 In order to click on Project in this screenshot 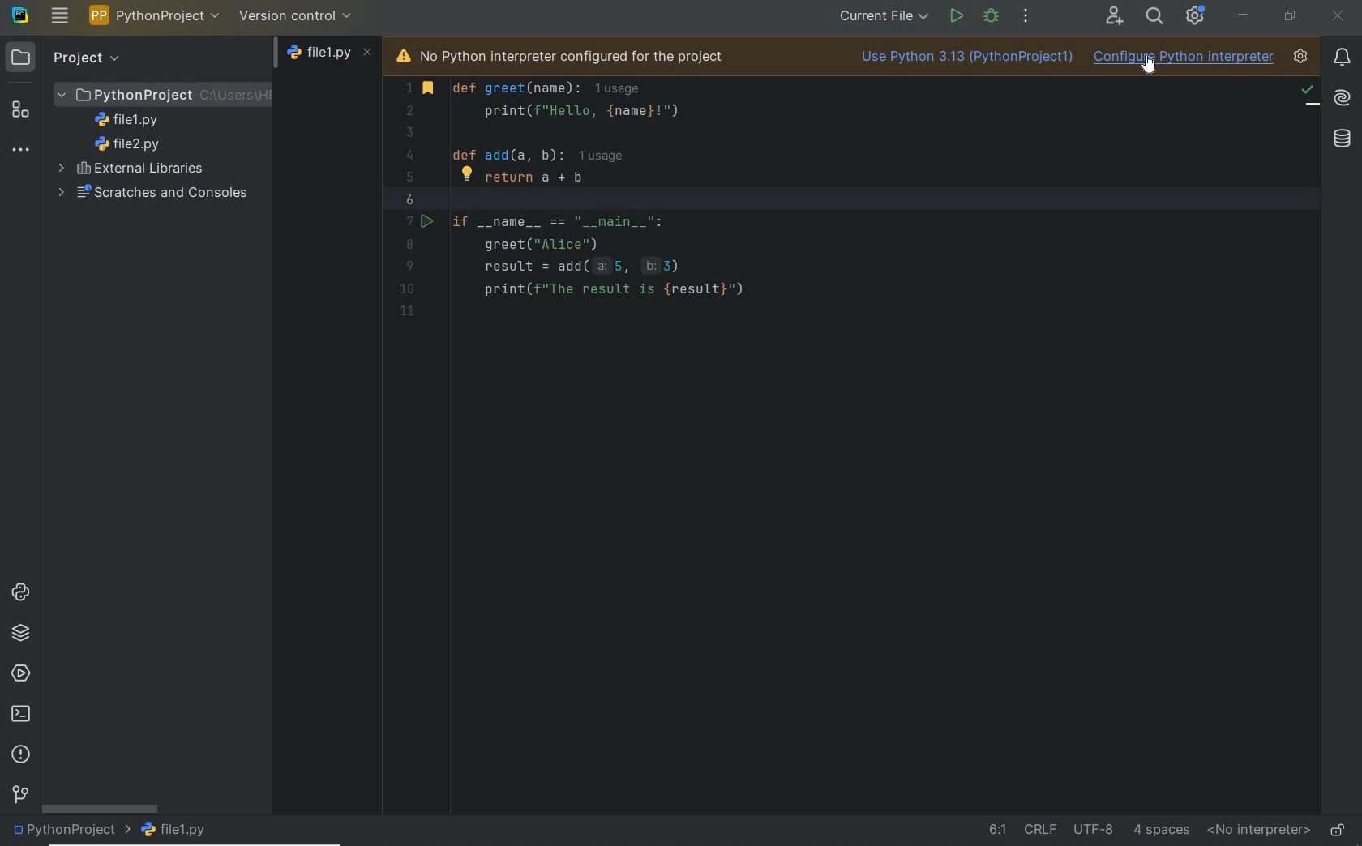, I will do `click(164, 93)`.